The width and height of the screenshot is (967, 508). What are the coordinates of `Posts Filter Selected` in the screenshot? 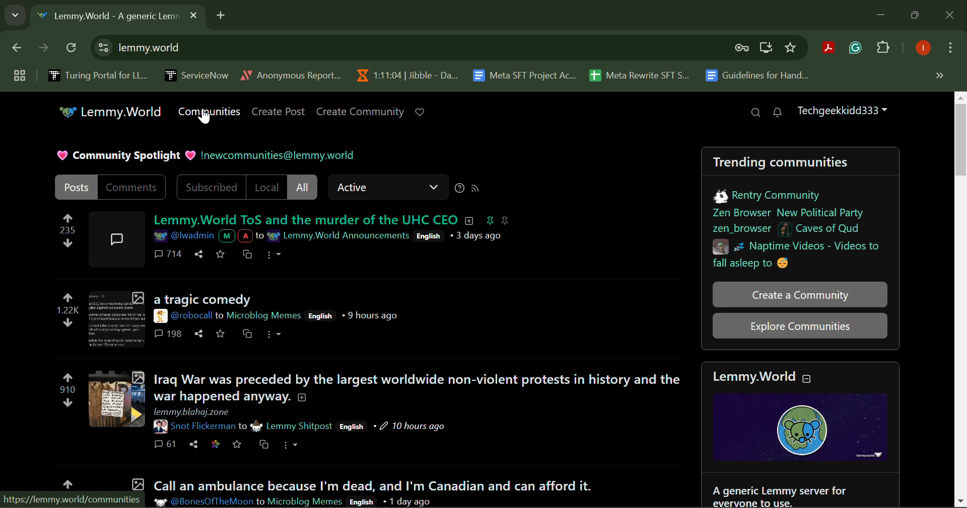 It's located at (77, 187).